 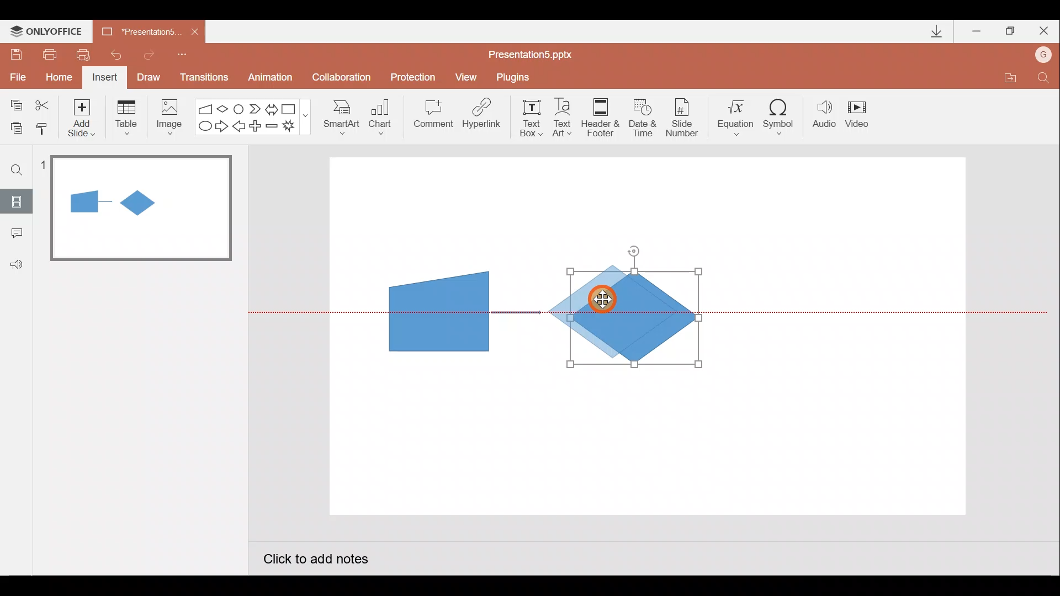 I want to click on Image, so click(x=166, y=116).